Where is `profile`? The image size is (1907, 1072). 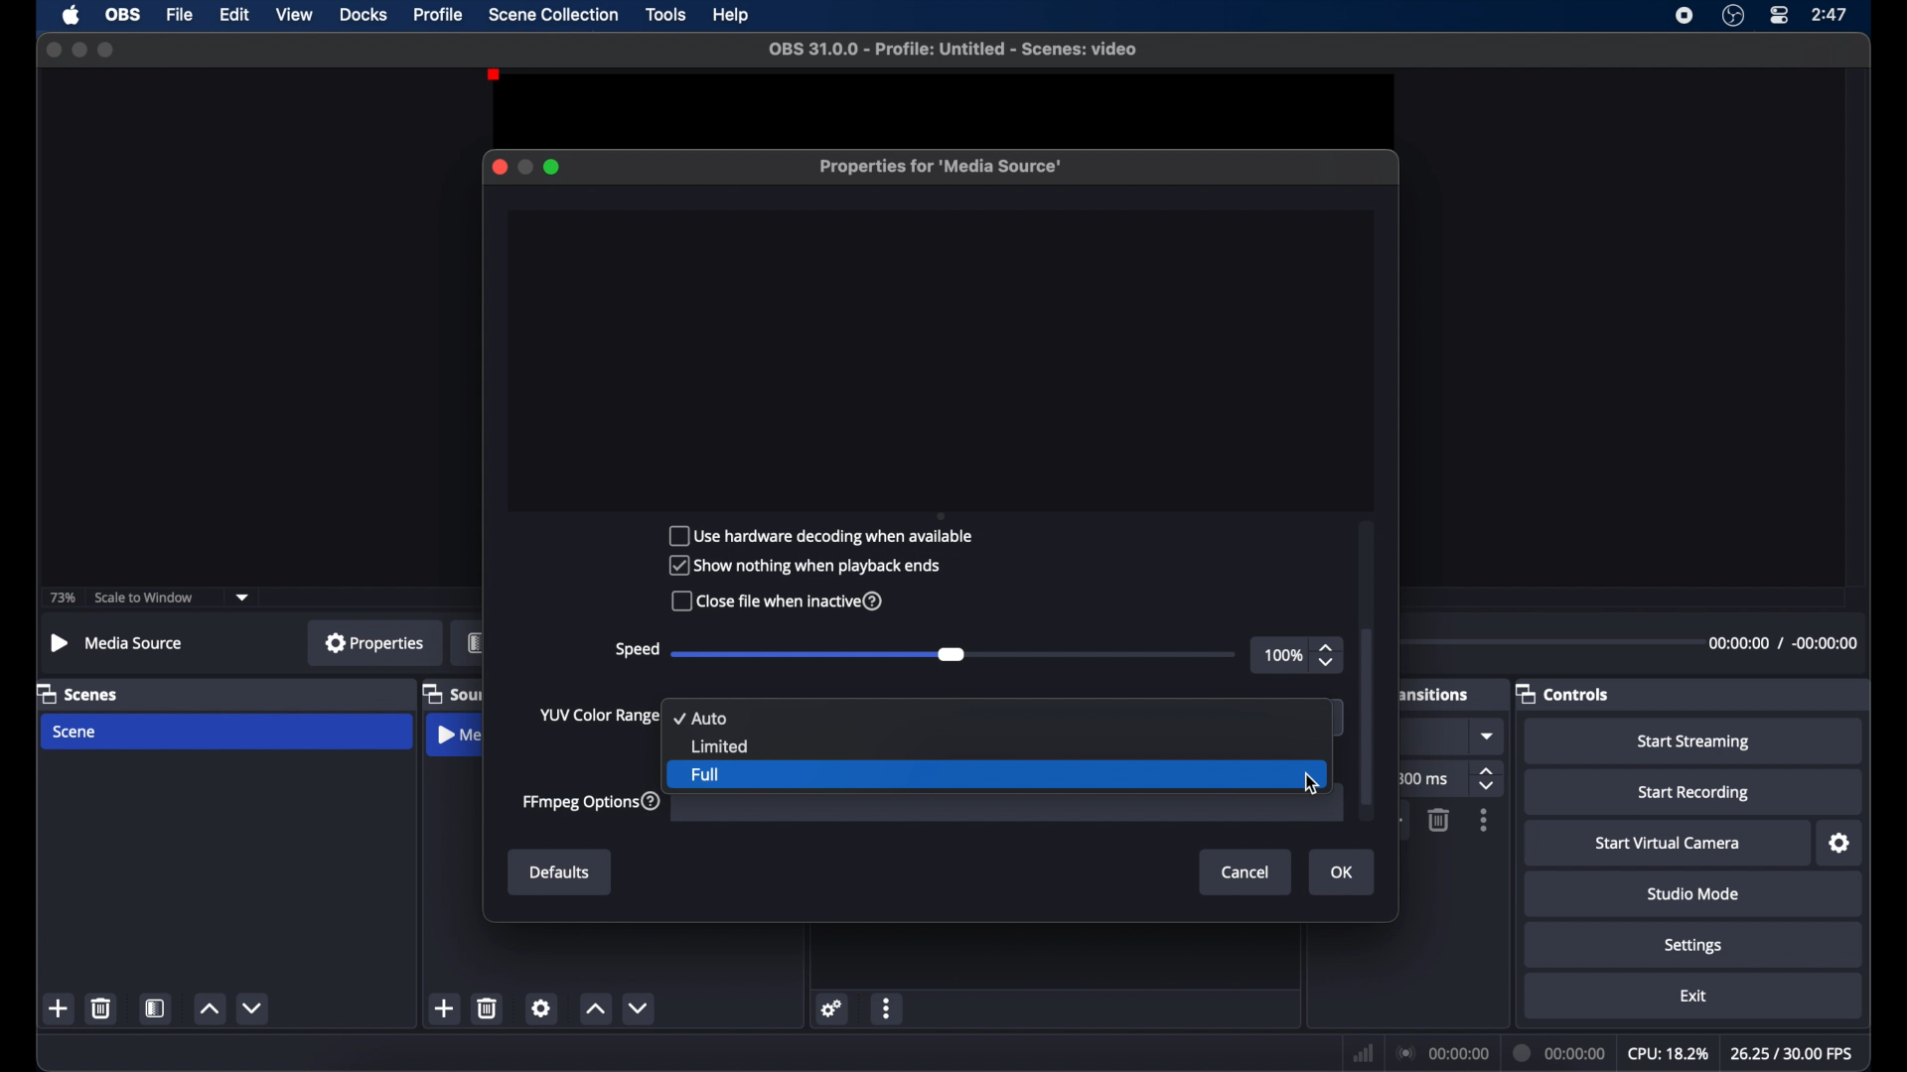
profile is located at coordinates (439, 15).